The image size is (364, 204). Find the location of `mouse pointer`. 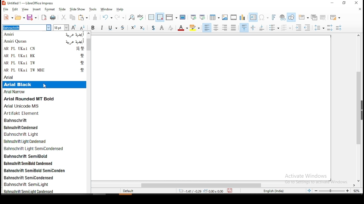

mouse pointer is located at coordinates (45, 86).